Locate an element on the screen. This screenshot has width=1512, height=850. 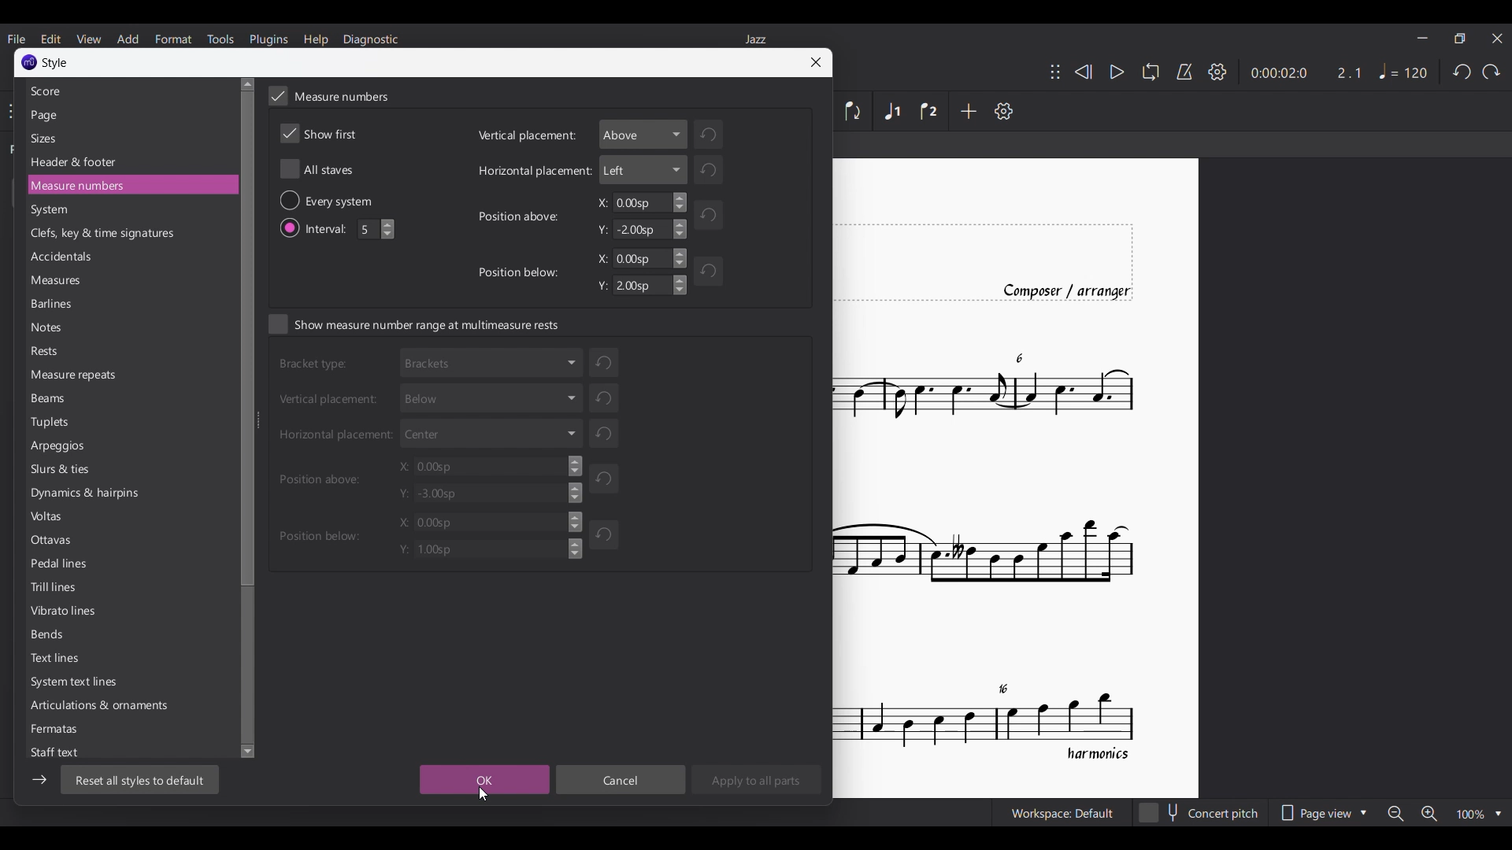
Setting options under Styles is located at coordinates (83, 91).